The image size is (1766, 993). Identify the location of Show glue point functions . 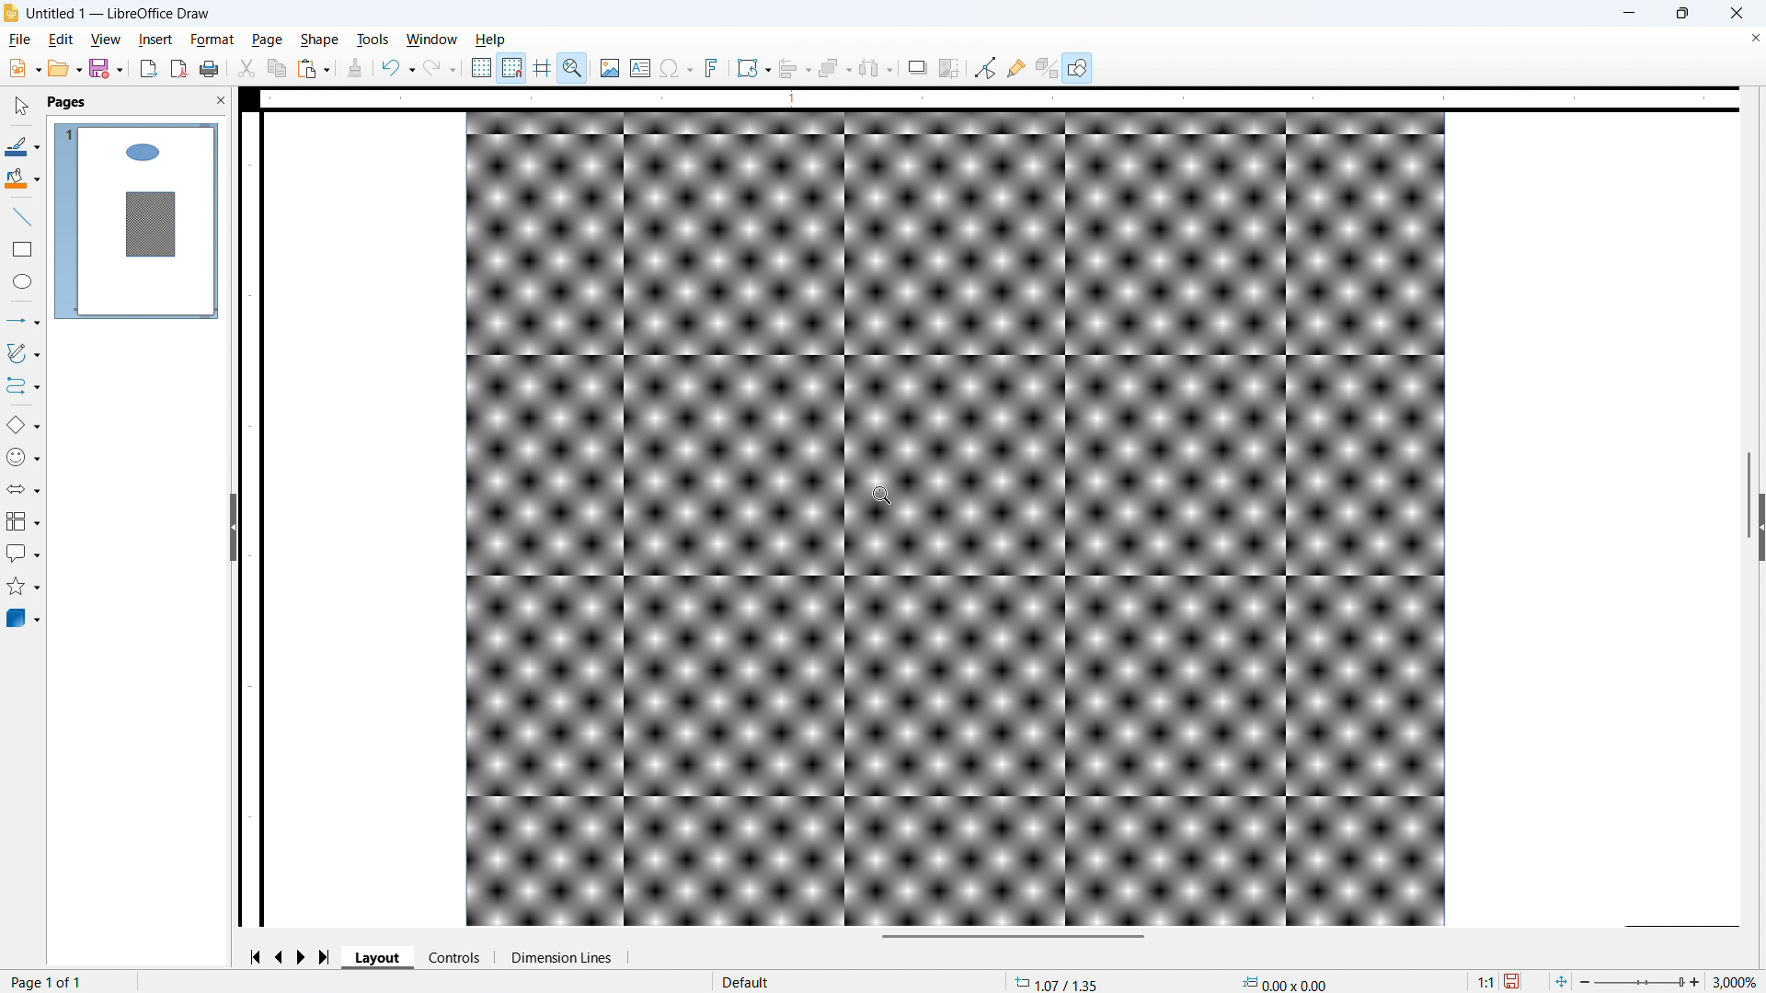
(1016, 68).